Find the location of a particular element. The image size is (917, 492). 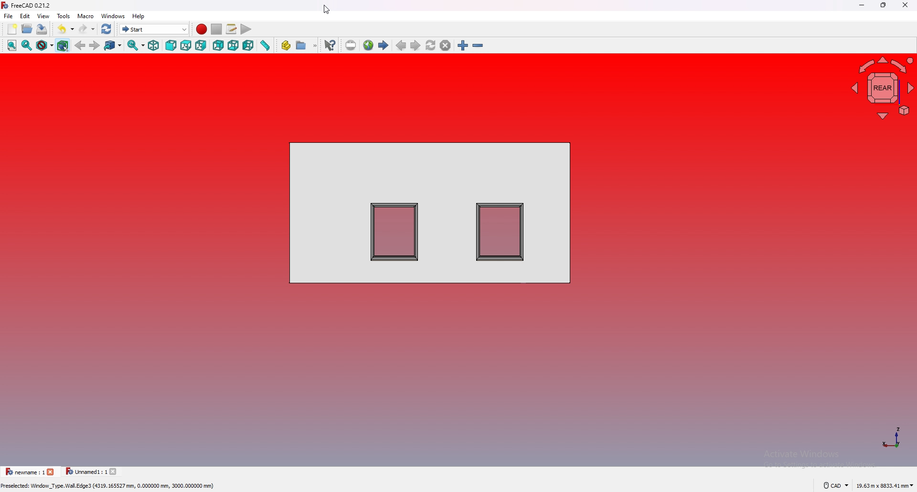

zoom out is located at coordinates (478, 45).